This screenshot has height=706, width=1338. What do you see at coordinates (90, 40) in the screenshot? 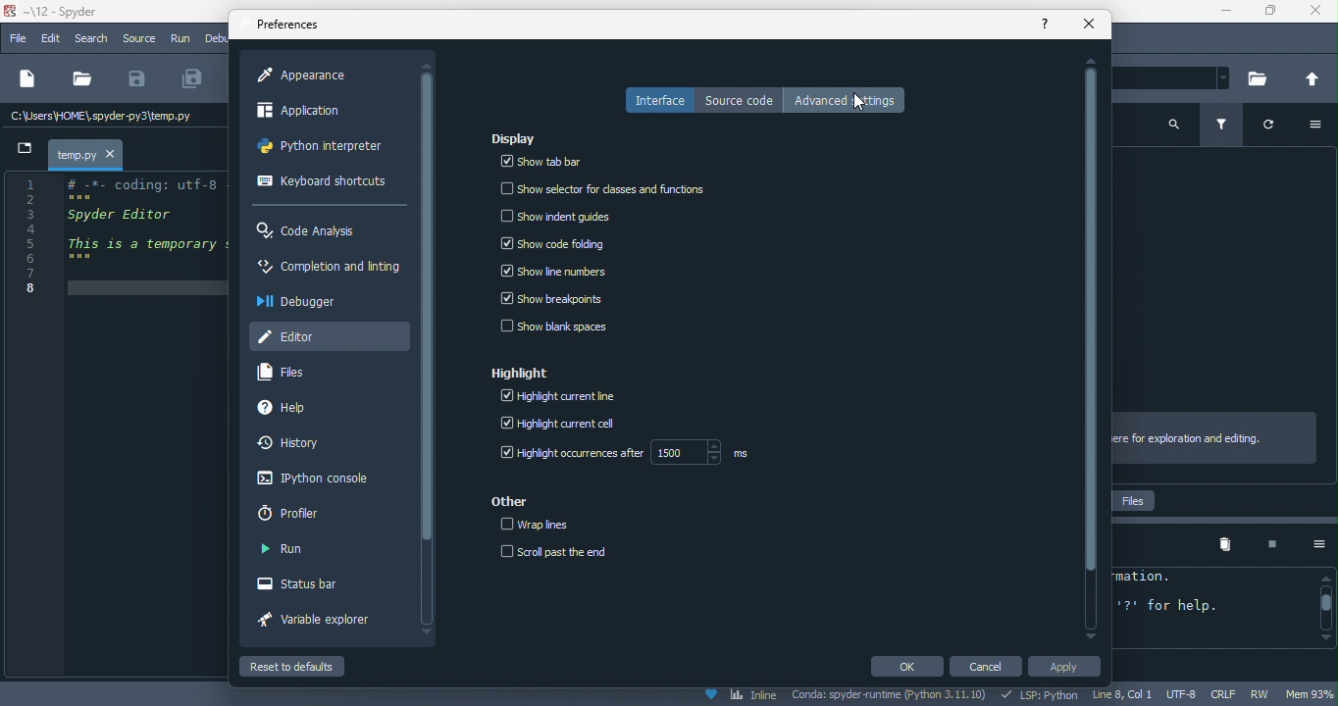
I see `search` at bounding box center [90, 40].